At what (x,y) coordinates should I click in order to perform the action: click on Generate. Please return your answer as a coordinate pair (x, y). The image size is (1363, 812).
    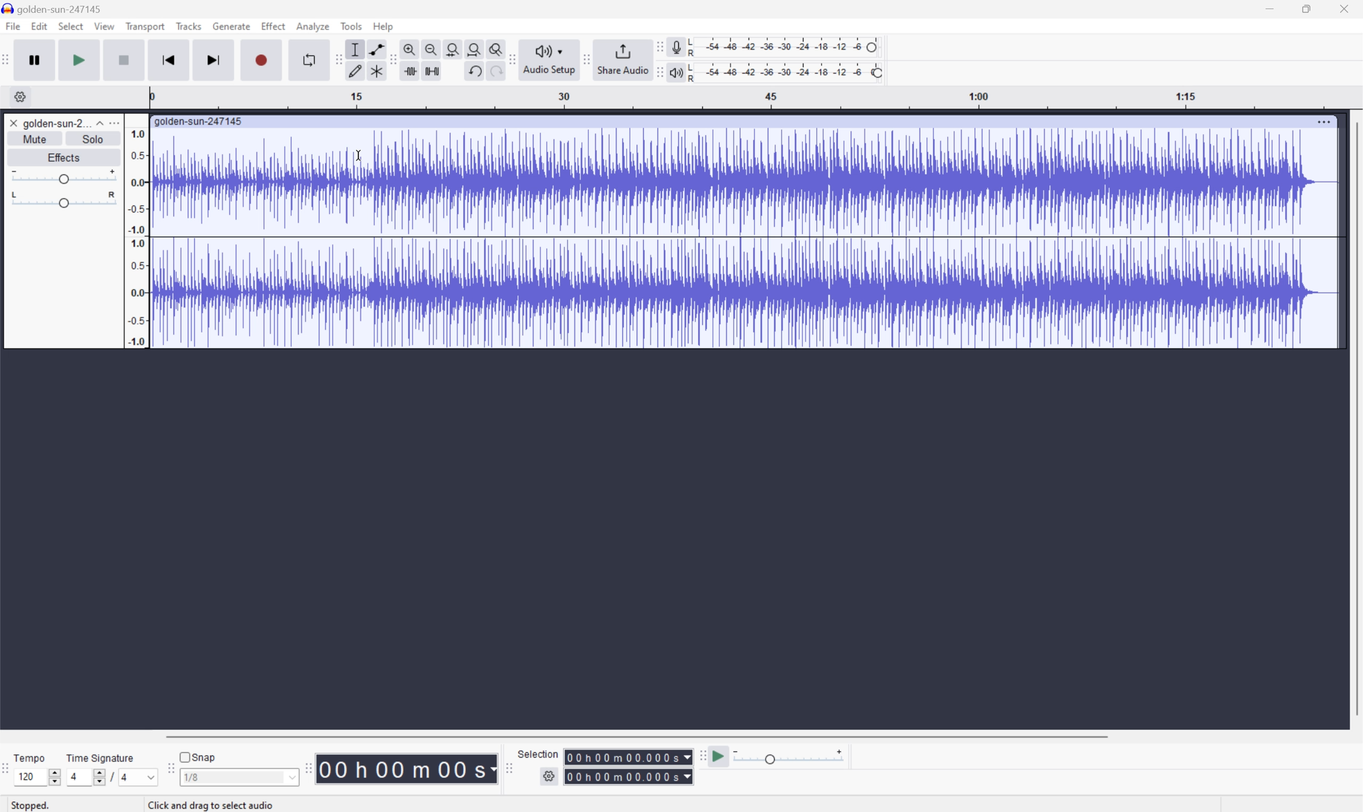
    Looking at the image, I should click on (233, 26).